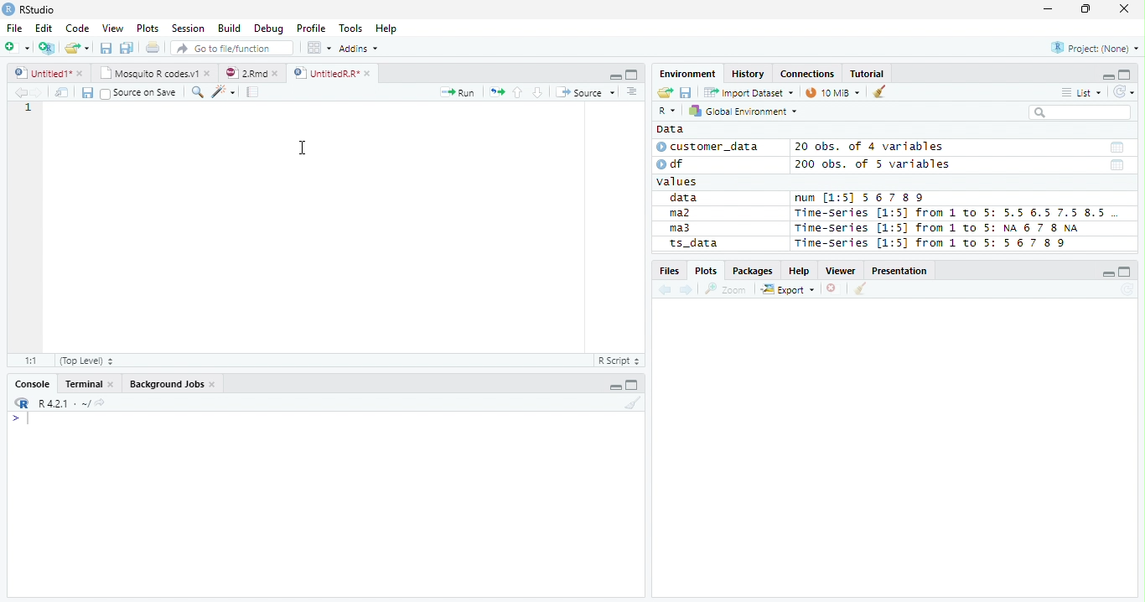 The height and width of the screenshot is (602, 1145). What do you see at coordinates (631, 74) in the screenshot?
I see `Maximize` at bounding box center [631, 74].